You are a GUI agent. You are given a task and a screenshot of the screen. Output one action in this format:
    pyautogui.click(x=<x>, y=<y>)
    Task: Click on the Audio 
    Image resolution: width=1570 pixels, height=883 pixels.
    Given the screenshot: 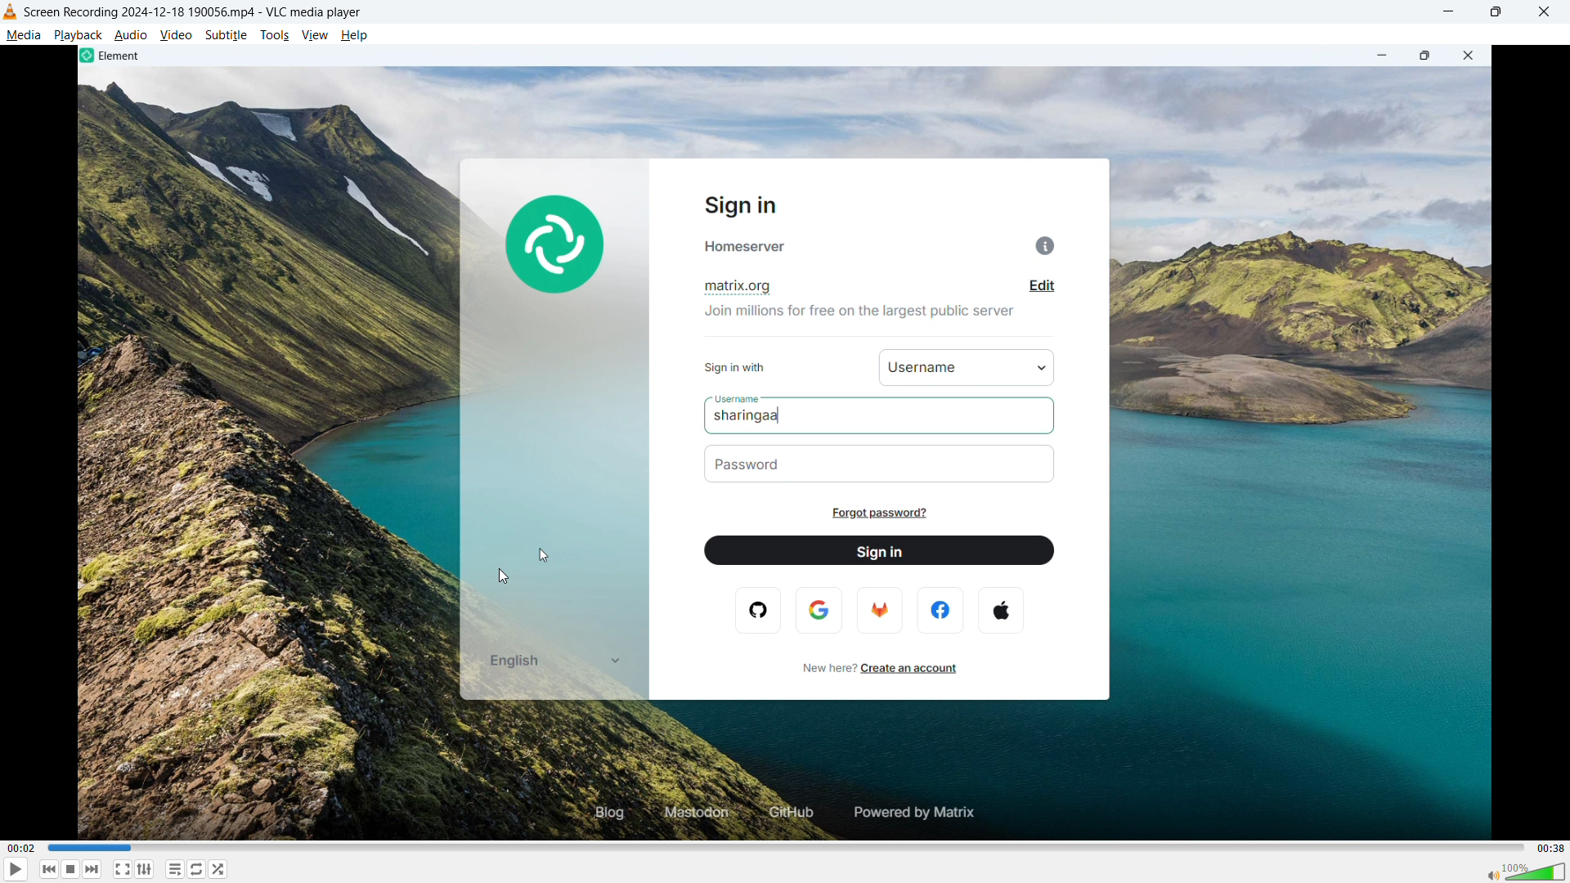 What is the action you would take?
    pyautogui.click(x=131, y=36)
    